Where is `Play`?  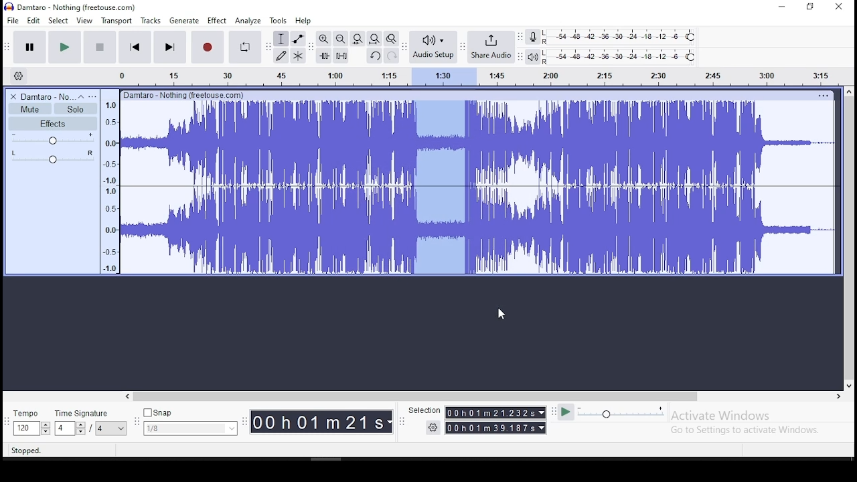 Play is located at coordinates (566, 412).